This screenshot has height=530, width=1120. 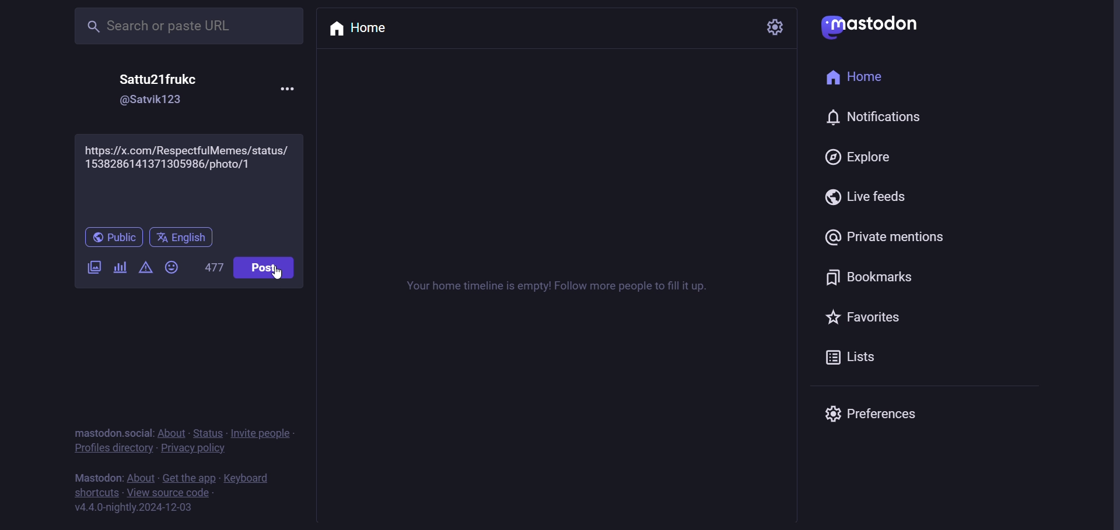 What do you see at coordinates (881, 237) in the screenshot?
I see `private mentions` at bounding box center [881, 237].